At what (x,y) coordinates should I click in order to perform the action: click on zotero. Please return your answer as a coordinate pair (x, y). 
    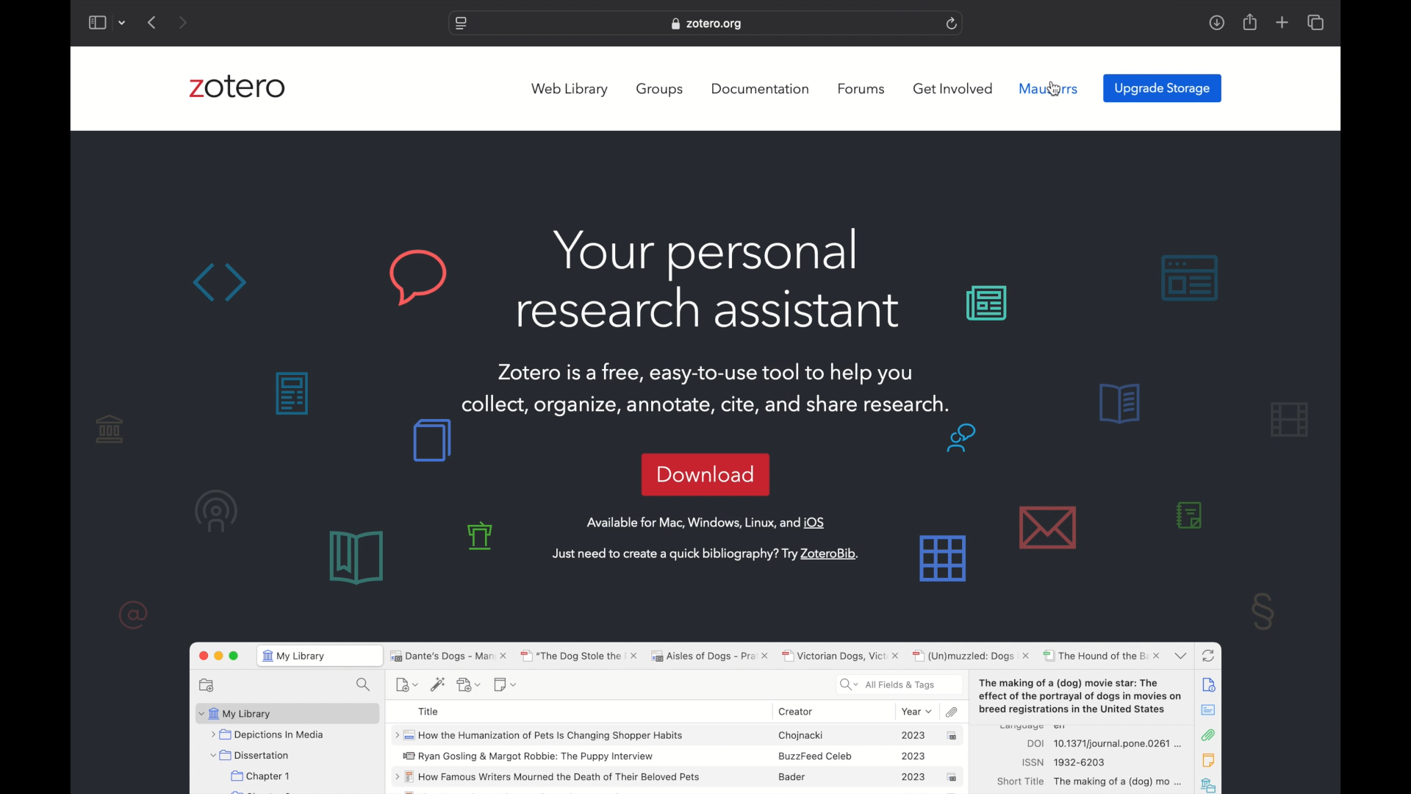
    Looking at the image, I should click on (237, 87).